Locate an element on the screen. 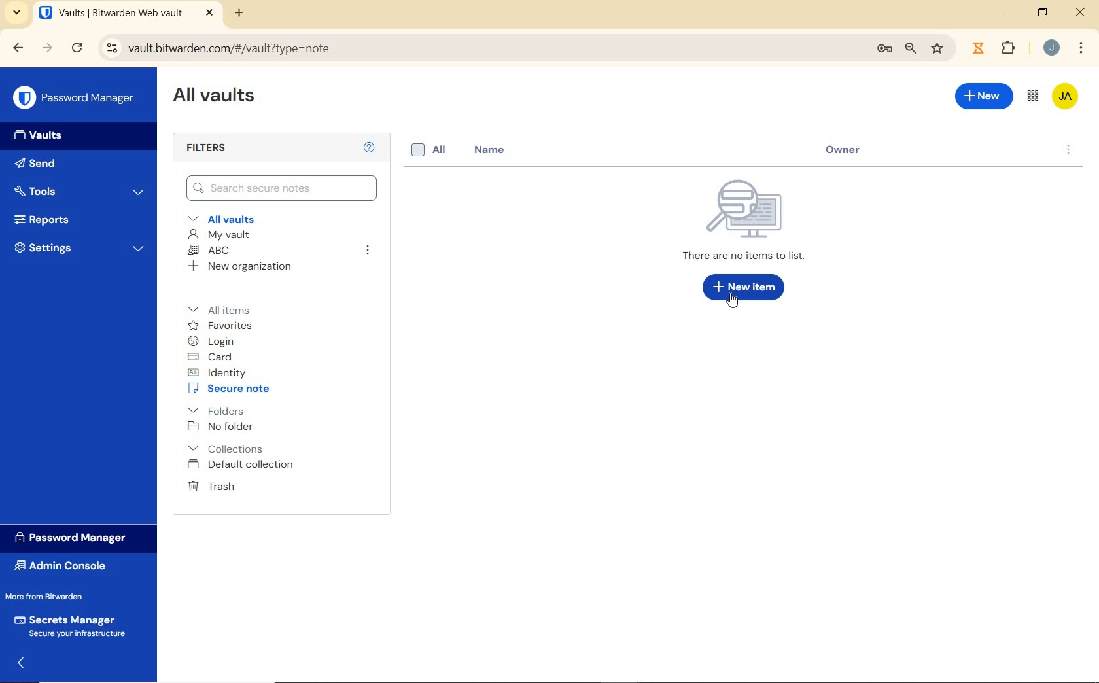 The image size is (1099, 683). forward is located at coordinates (47, 48).